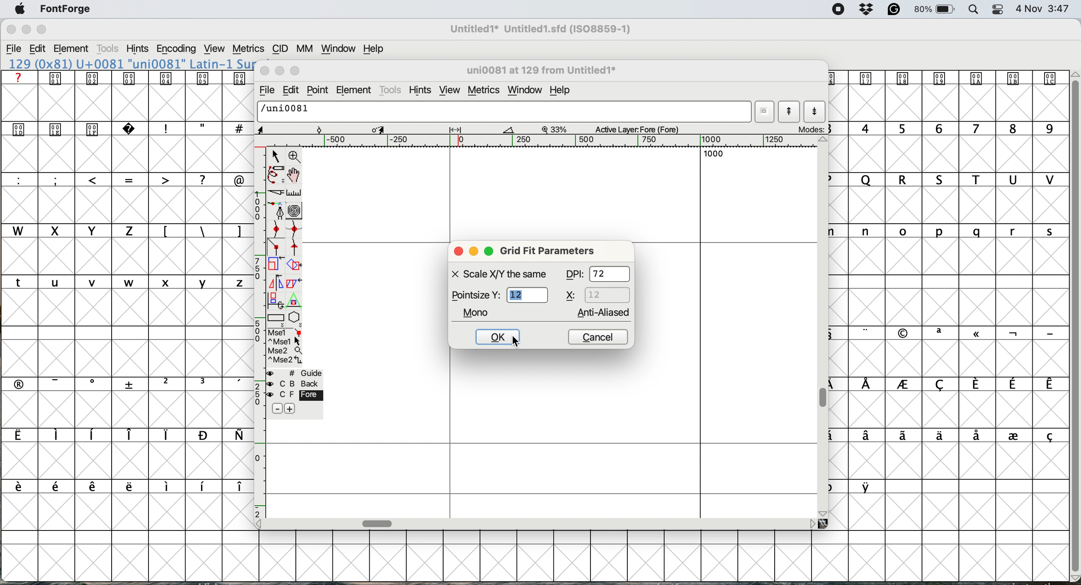 The height and width of the screenshot is (585, 1081). I want to click on Dropbox Status Icon, so click(867, 10).